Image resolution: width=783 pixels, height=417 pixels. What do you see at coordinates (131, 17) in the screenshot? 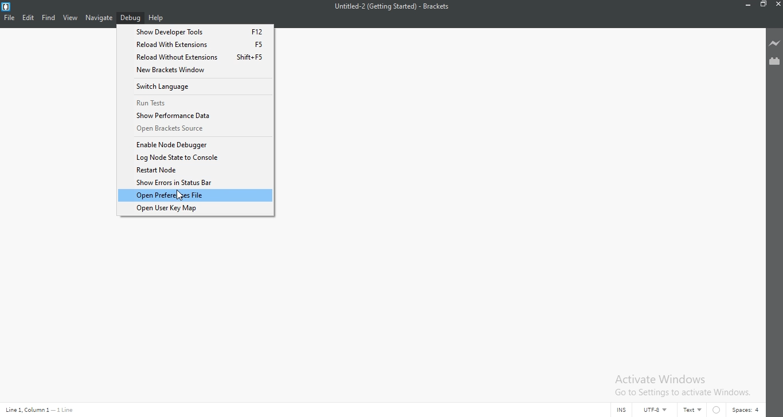
I see `debug` at bounding box center [131, 17].